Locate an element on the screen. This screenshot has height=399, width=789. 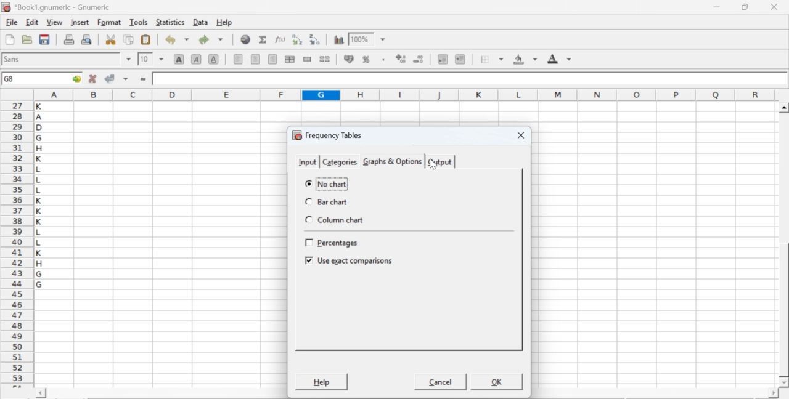
drop down is located at coordinates (129, 59).